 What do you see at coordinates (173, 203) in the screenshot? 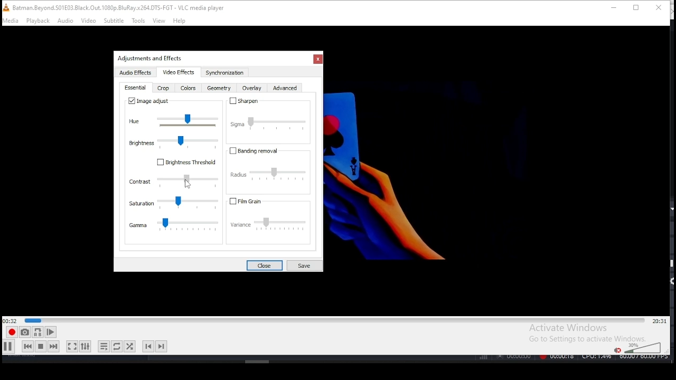
I see `saturation settings slider` at bounding box center [173, 203].